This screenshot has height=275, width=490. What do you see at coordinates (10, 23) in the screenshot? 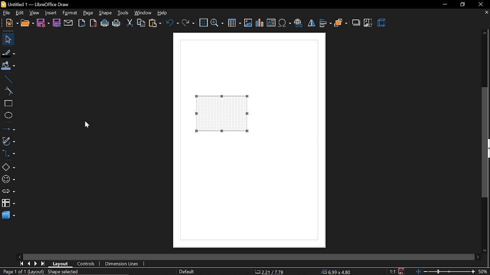
I see `New` at bounding box center [10, 23].